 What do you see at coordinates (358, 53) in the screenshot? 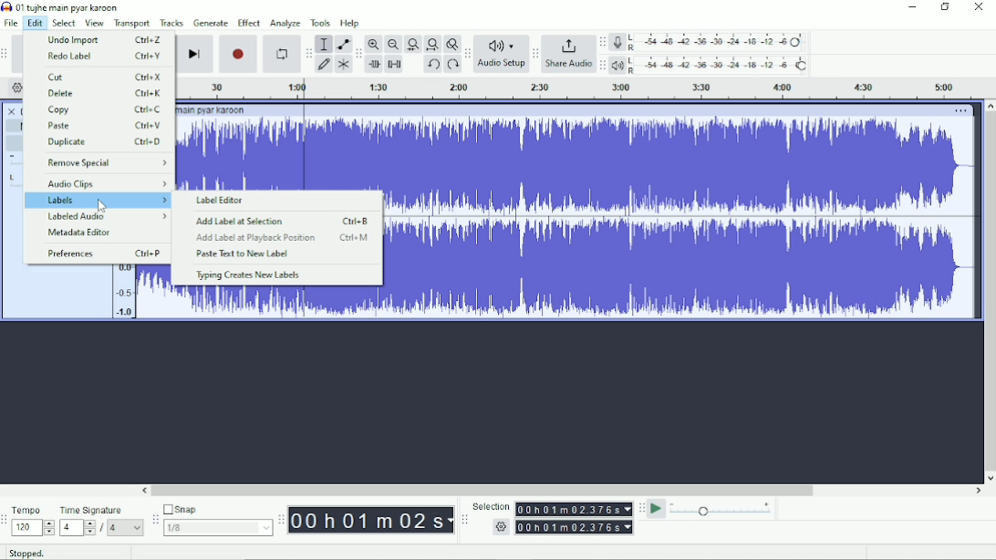
I see `Audacity edit toolbar` at bounding box center [358, 53].